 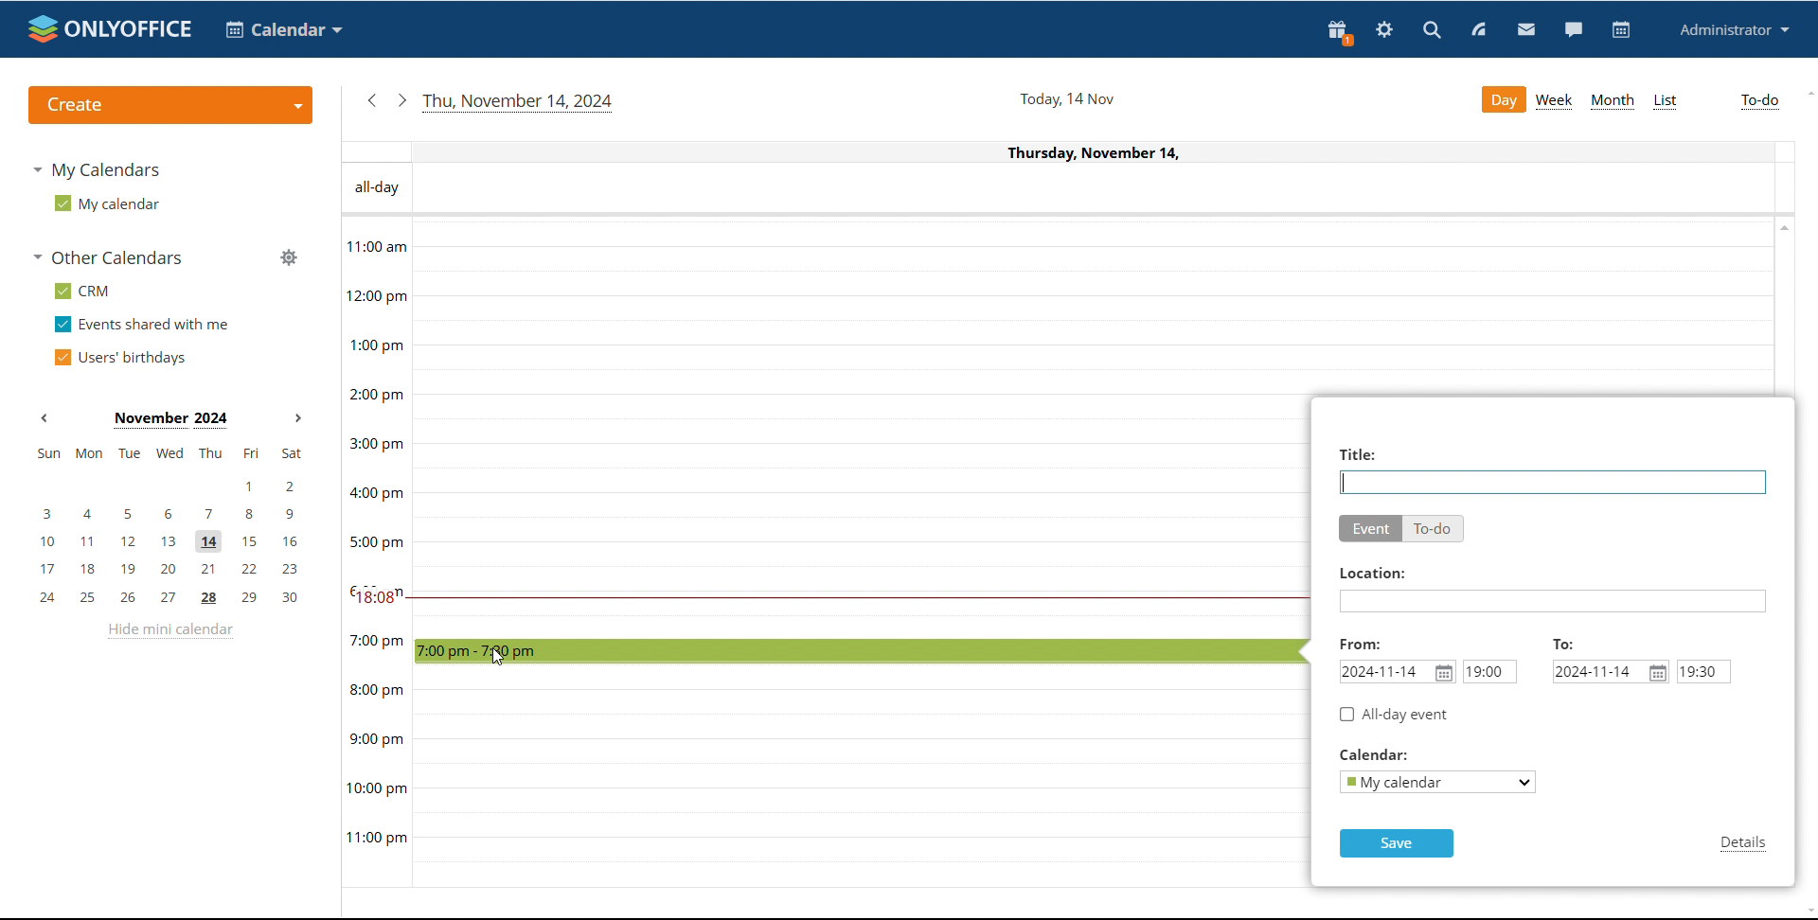 What do you see at coordinates (1741, 842) in the screenshot?
I see `details` at bounding box center [1741, 842].